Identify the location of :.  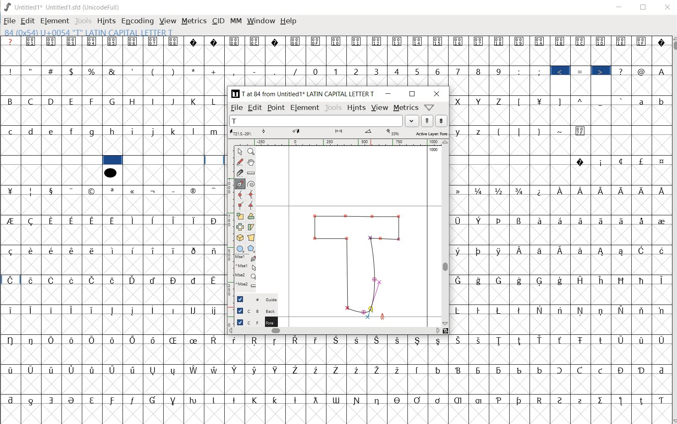
(520, 71).